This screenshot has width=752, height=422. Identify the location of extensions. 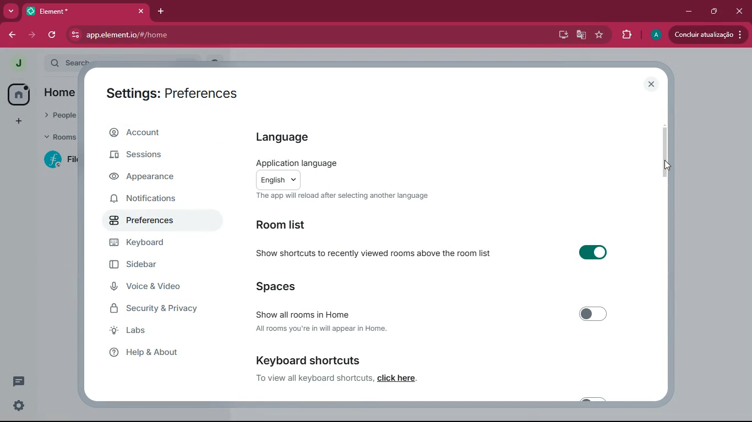
(628, 35).